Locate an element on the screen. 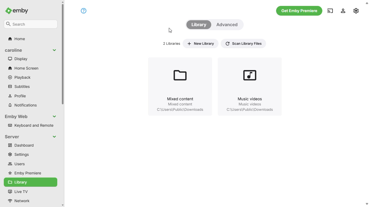  Mixed content
Mixed content
C:\Users\Public\Downloads is located at coordinates (180, 86).